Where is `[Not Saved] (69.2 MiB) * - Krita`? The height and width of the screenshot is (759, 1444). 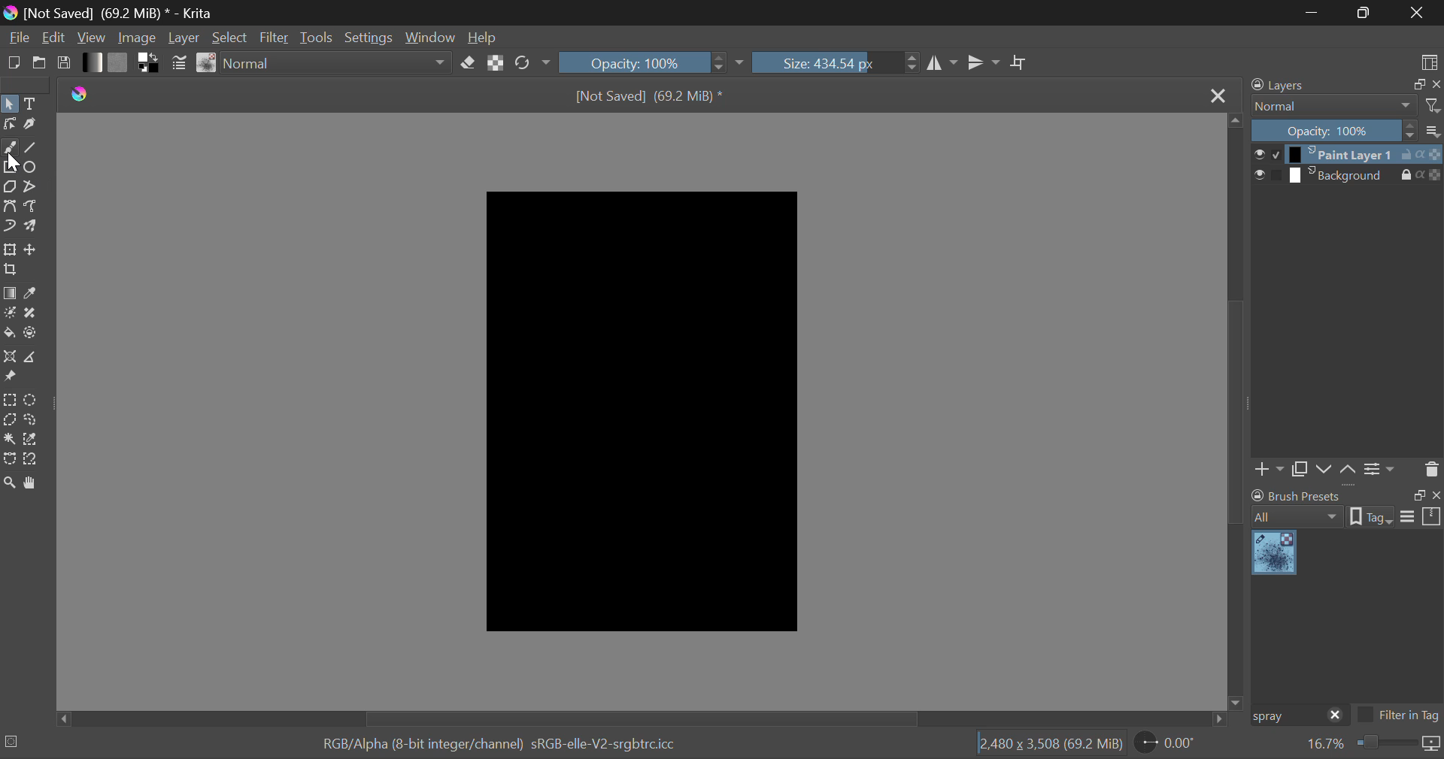
[Not Saved] (69.2 MiB) * - Krita is located at coordinates (125, 13).